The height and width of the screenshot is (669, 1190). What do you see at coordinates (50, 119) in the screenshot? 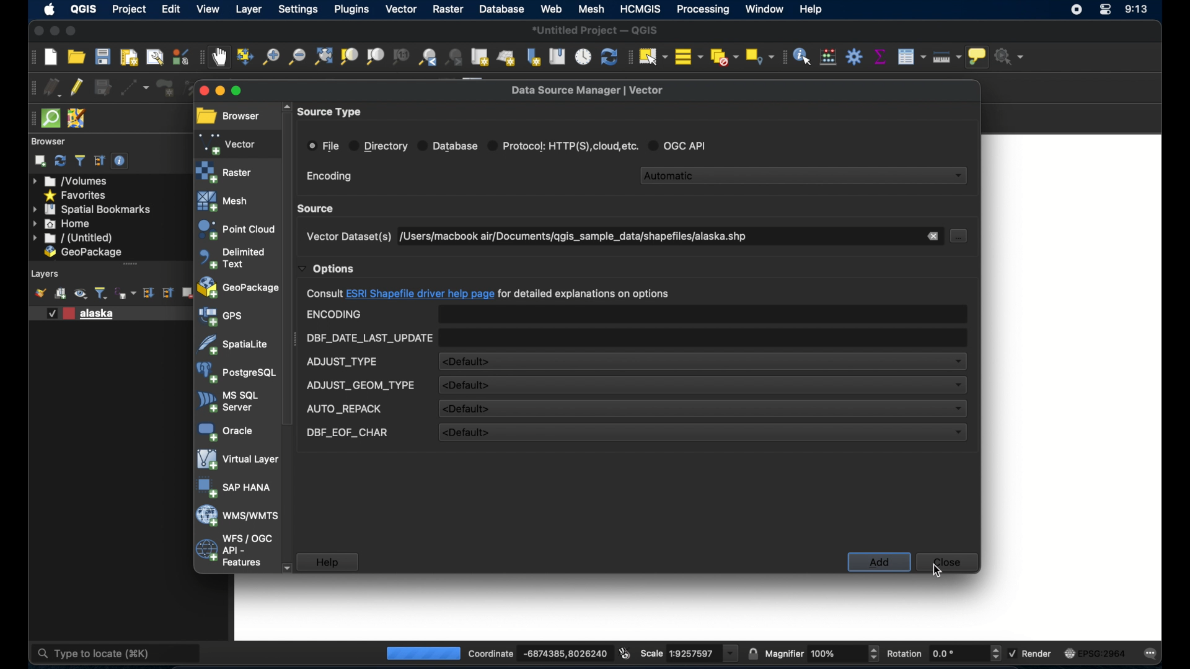
I see `quicksom` at bounding box center [50, 119].